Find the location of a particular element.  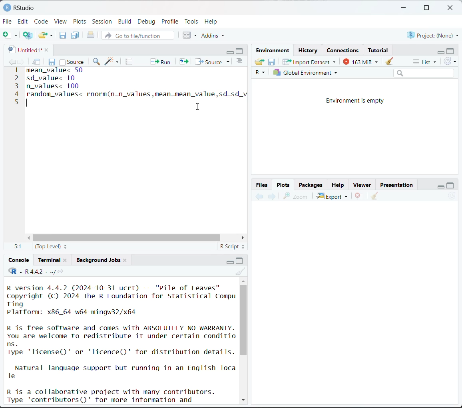

 is located at coordinates (263, 184).